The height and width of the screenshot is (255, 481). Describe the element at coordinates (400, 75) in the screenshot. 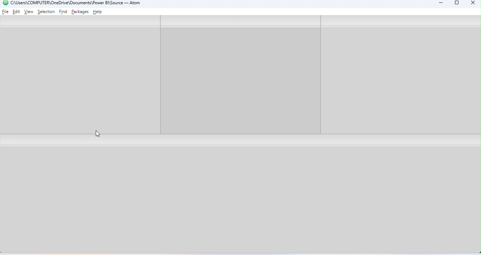

I see `Pane 3` at that location.